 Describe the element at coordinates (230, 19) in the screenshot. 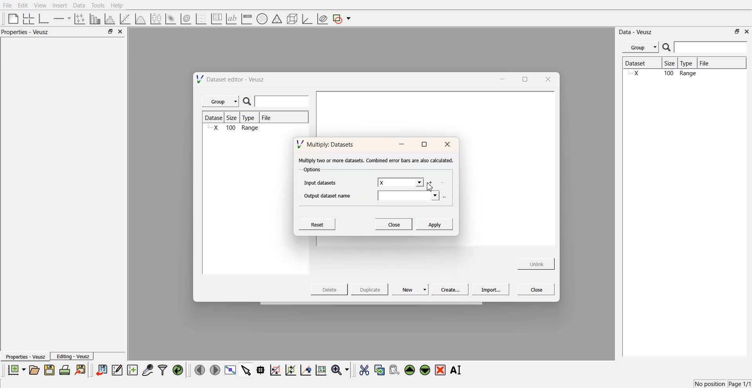

I see `text label` at that location.